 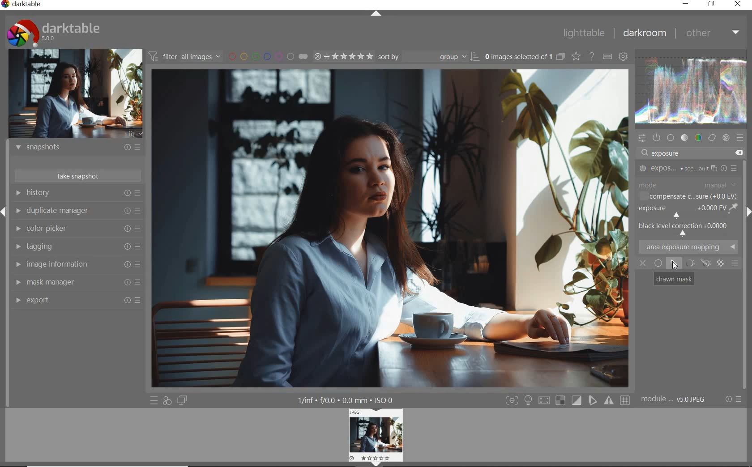 I want to click on PICK GUI COLOR FROM IMAGE, so click(x=734, y=208).